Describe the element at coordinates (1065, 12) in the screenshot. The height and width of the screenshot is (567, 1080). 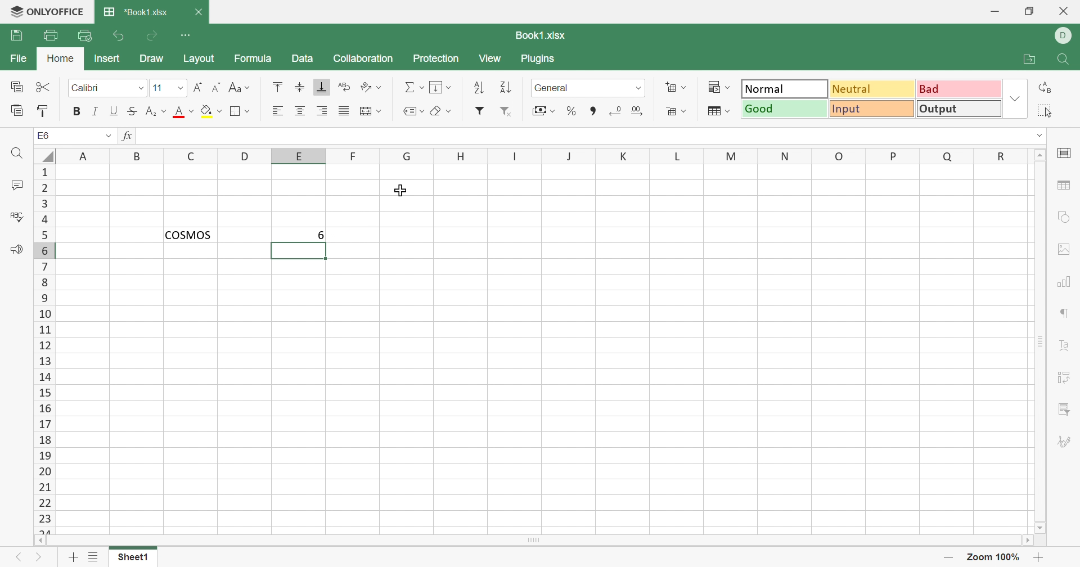
I see `Close` at that location.